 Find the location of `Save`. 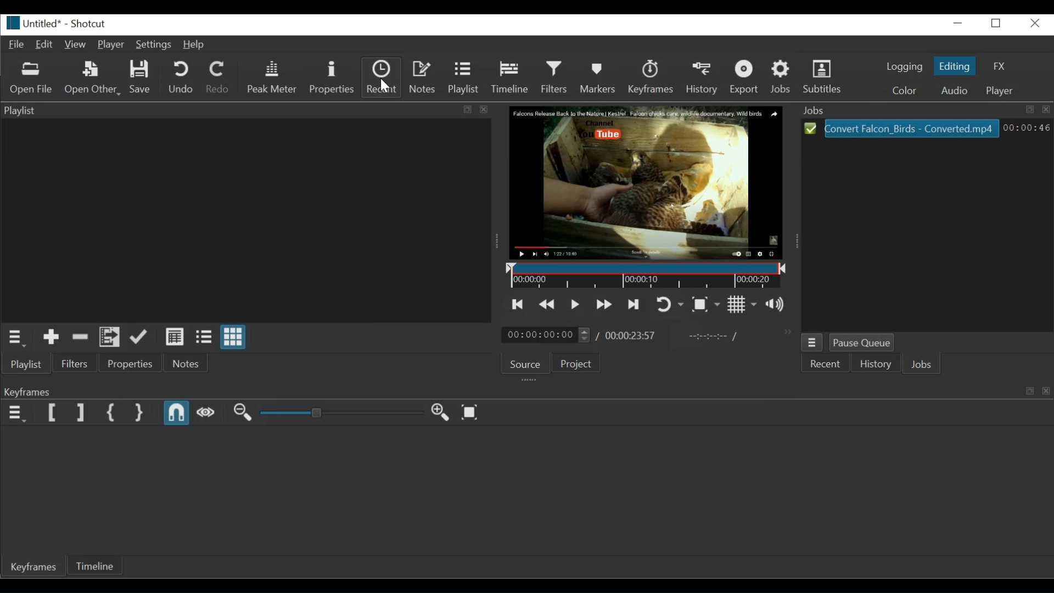

Save is located at coordinates (141, 79).